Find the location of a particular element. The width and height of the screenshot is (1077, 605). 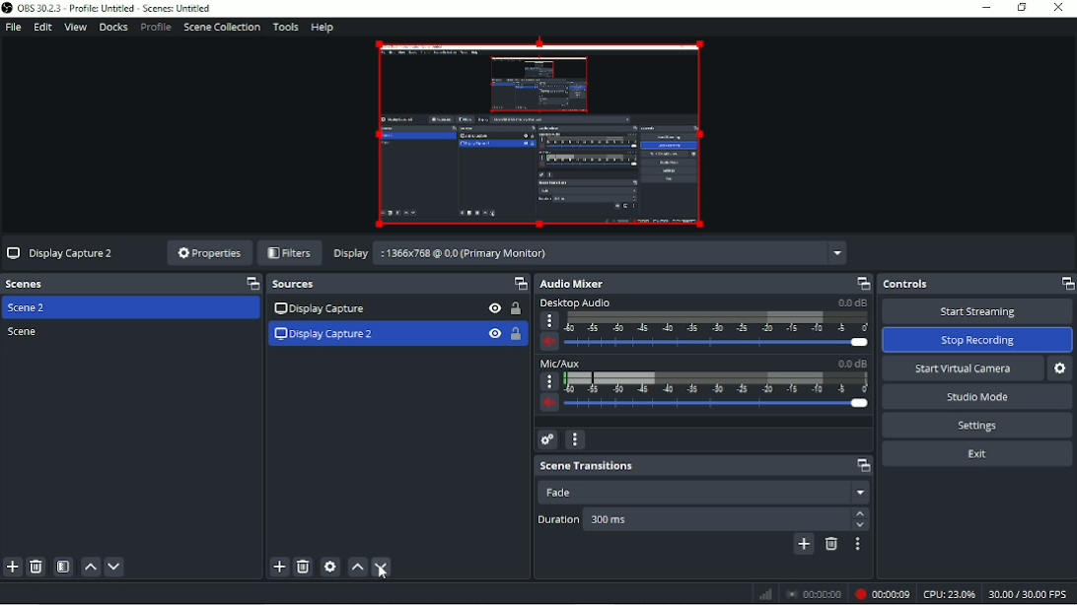

Start virtual camera is located at coordinates (960, 370).